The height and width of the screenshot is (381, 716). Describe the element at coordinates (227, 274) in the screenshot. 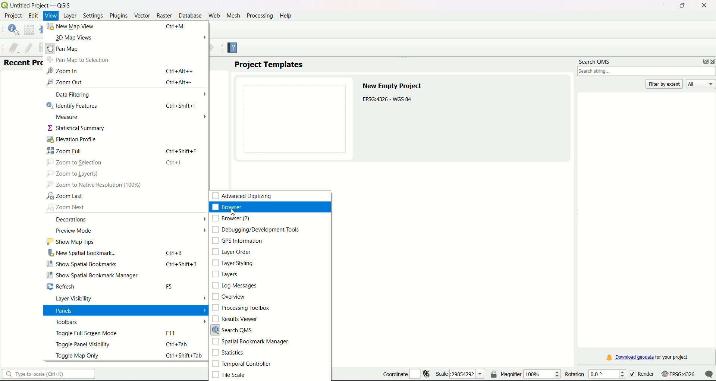

I see `Layers` at that location.